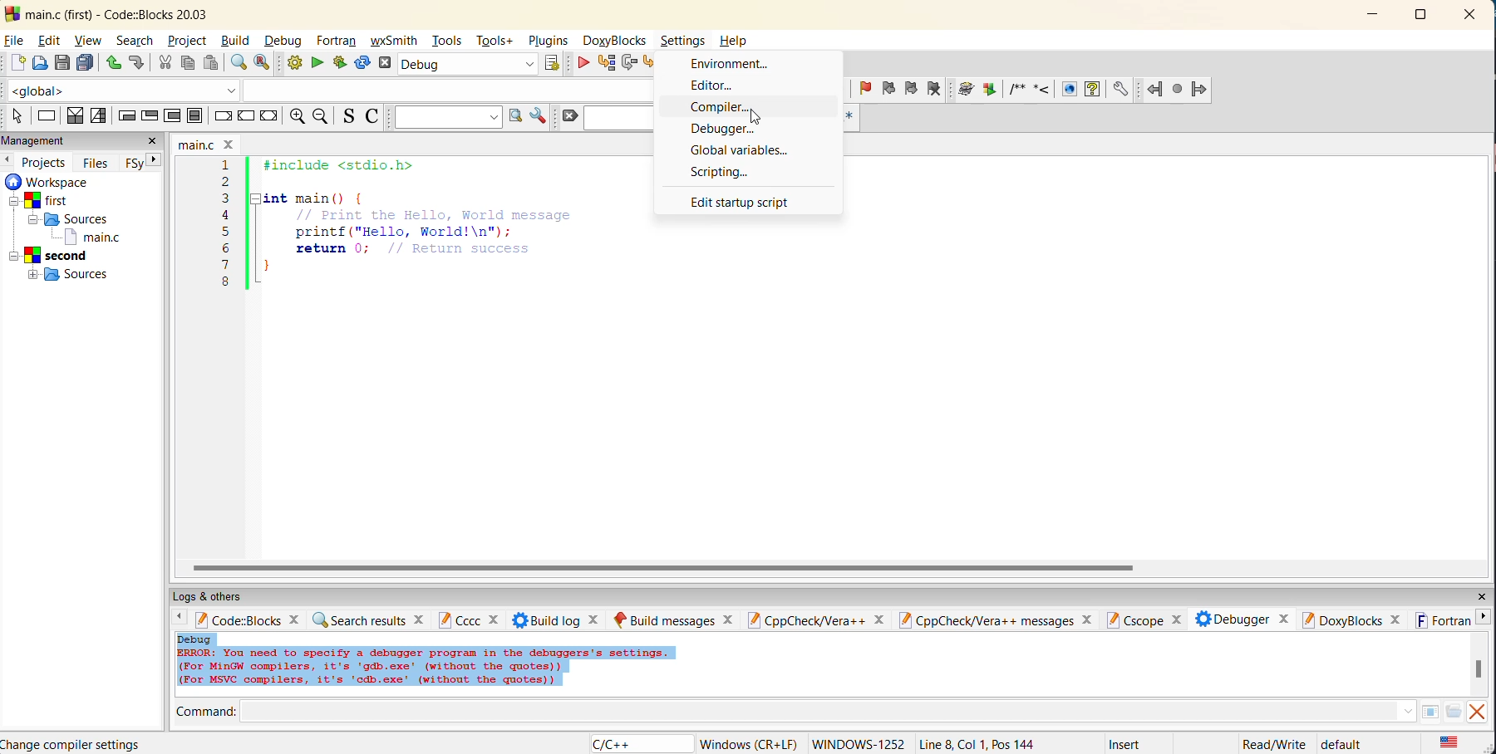 This screenshot has width=1496, height=754. What do you see at coordinates (555, 64) in the screenshot?
I see `show target select dialog` at bounding box center [555, 64].